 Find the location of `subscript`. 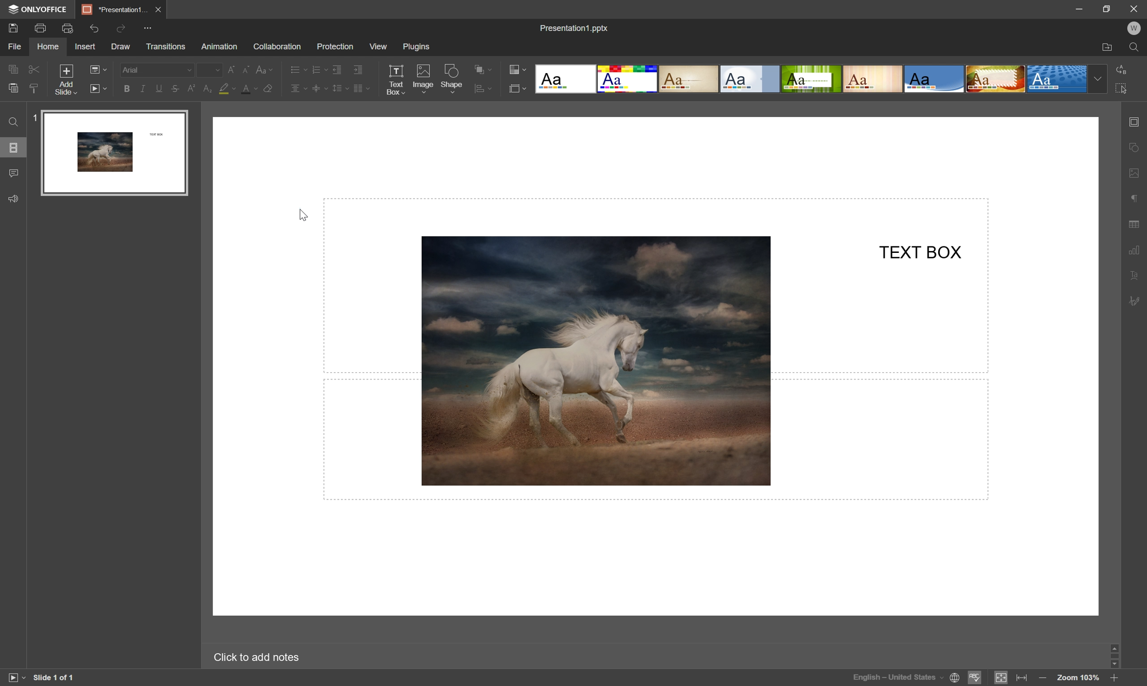

subscript is located at coordinates (207, 88).